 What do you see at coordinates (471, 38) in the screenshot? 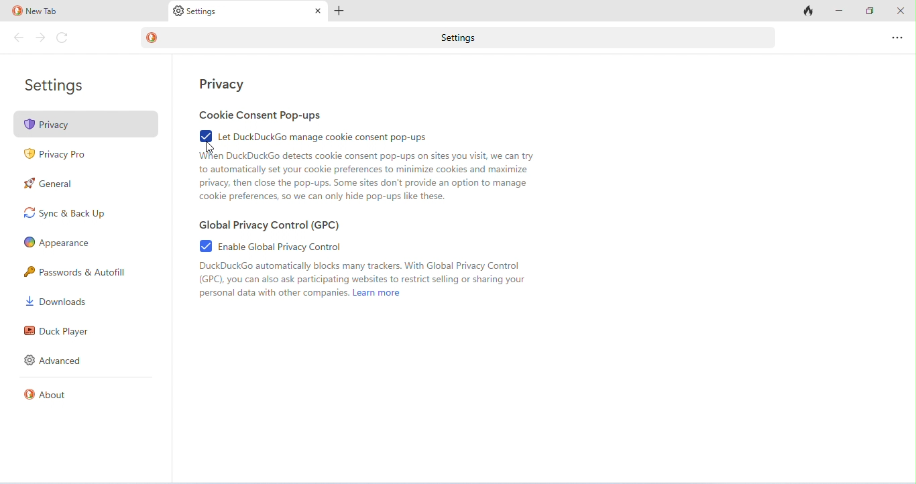
I see `settings` at bounding box center [471, 38].